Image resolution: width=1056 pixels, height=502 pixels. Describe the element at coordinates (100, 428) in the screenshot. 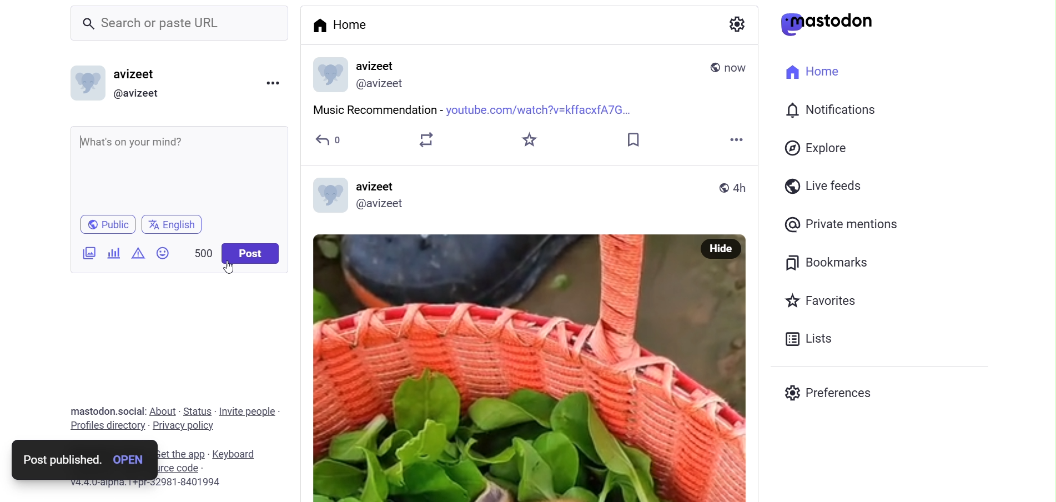

I see `profiles` at that location.